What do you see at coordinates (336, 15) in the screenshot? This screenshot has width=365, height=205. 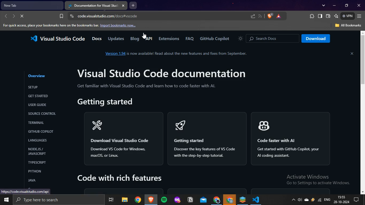 I see `leo ai` at bounding box center [336, 15].